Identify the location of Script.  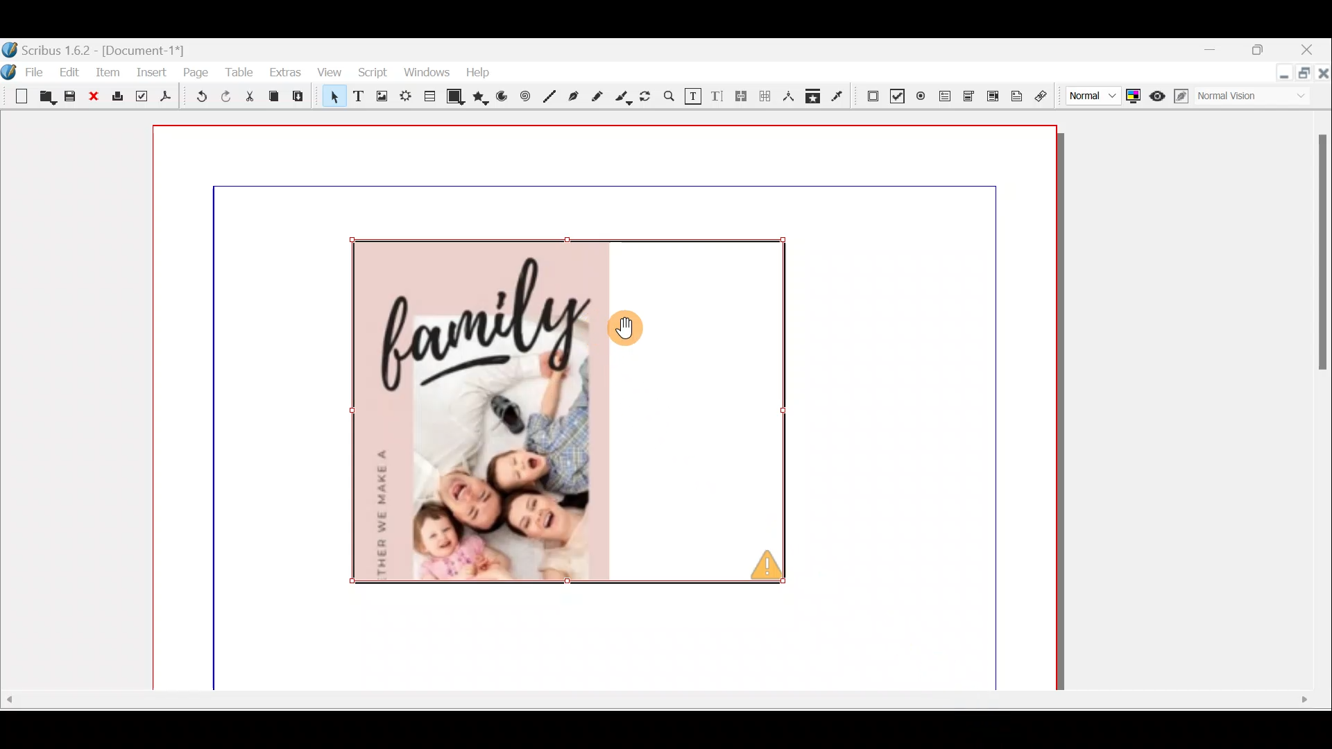
(373, 74).